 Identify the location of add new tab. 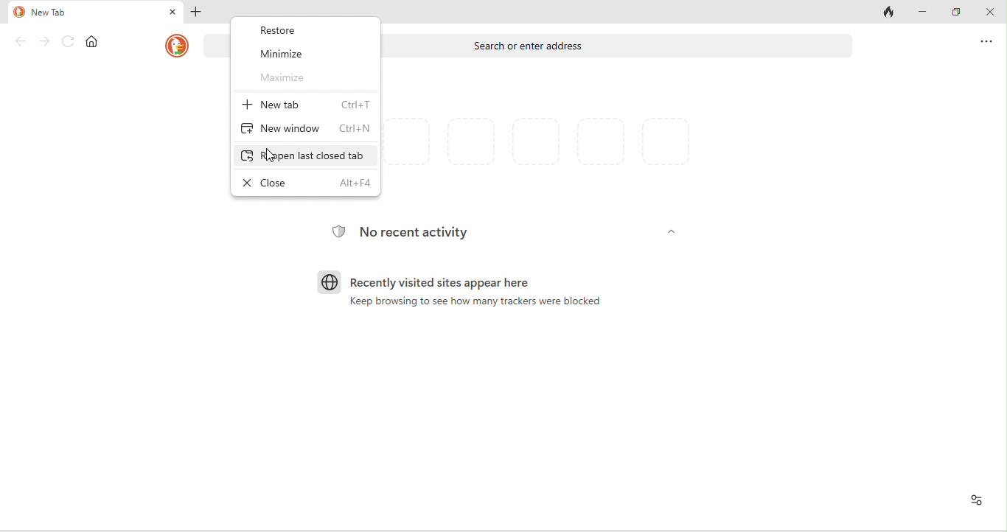
(196, 13).